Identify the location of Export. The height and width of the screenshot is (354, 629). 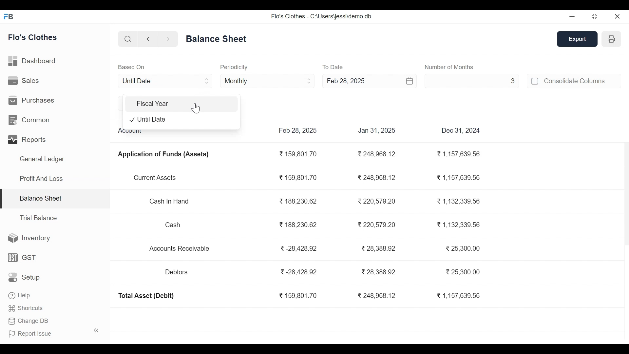
(578, 39).